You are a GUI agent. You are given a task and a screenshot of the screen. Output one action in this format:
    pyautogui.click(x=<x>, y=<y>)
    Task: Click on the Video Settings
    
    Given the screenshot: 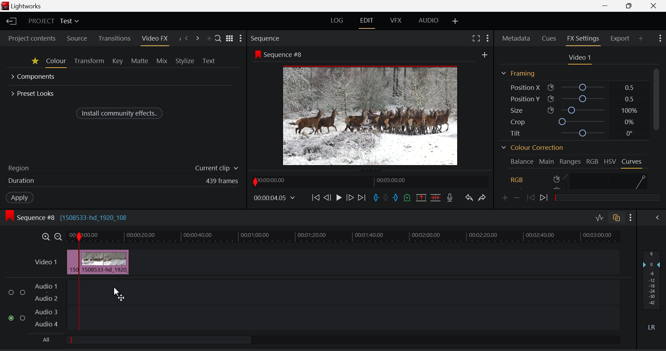 What is the action you would take?
    pyautogui.click(x=578, y=58)
    